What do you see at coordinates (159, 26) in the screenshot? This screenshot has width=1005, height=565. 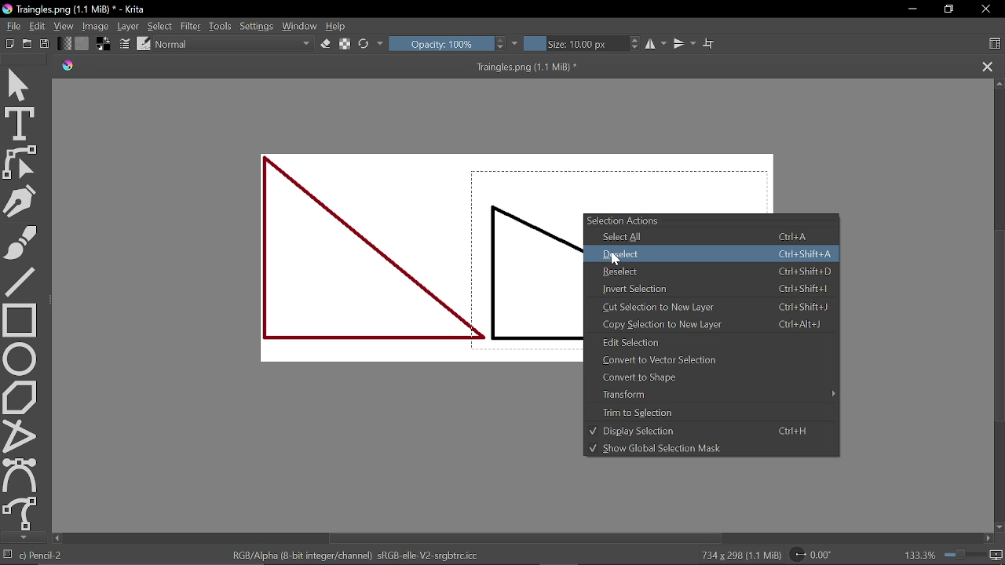 I see `Select` at bounding box center [159, 26].